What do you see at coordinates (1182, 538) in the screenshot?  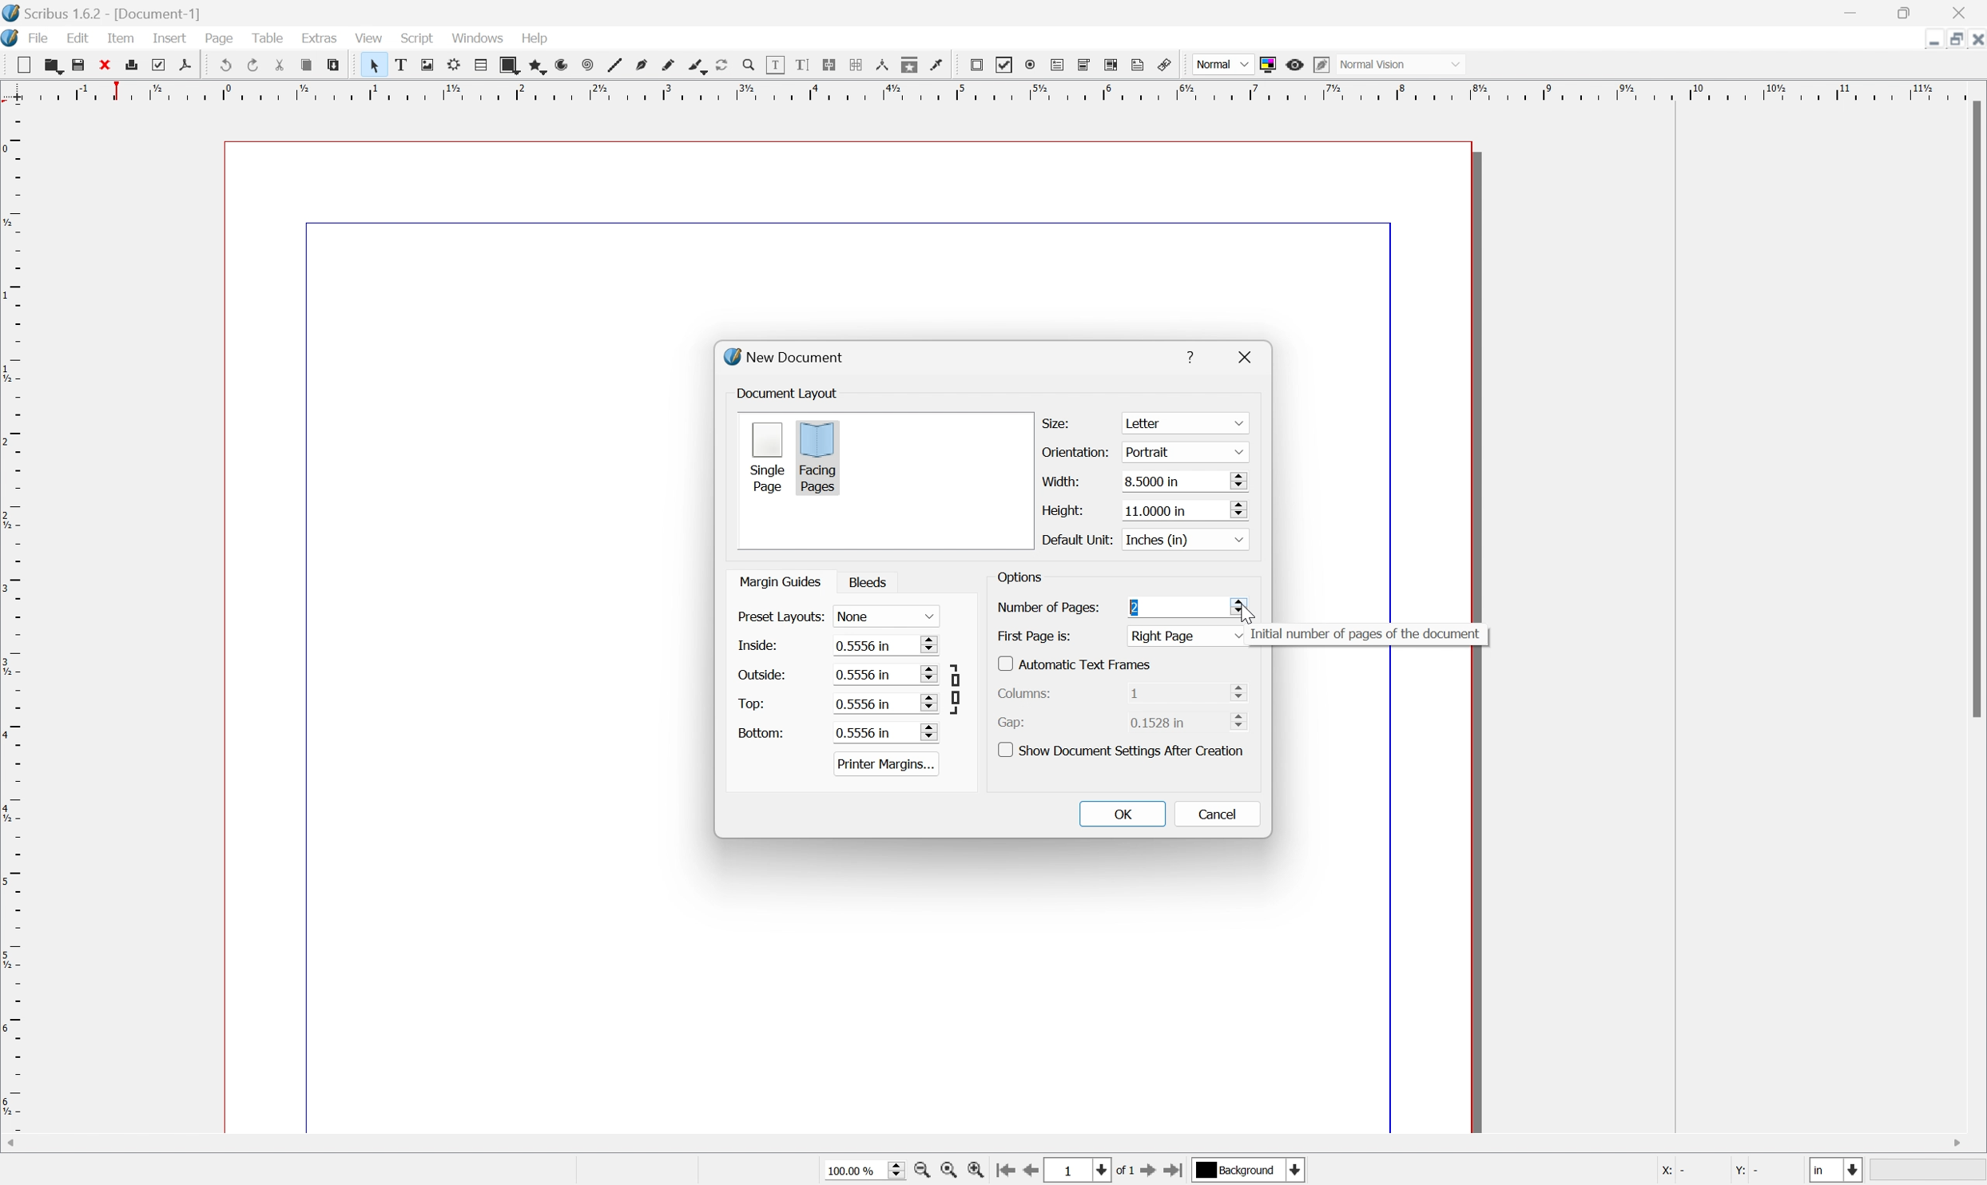 I see `inches (in)` at bounding box center [1182, 538].